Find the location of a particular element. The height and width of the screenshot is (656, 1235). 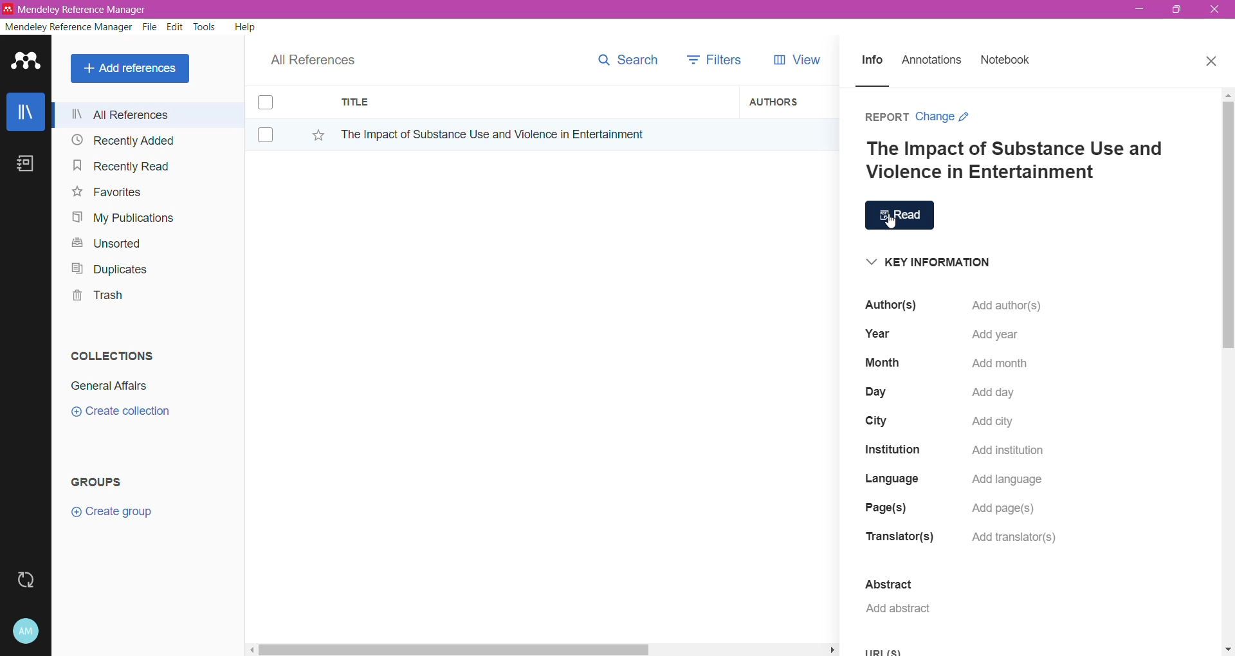

Recently Read is located at coordinates (118, 165).